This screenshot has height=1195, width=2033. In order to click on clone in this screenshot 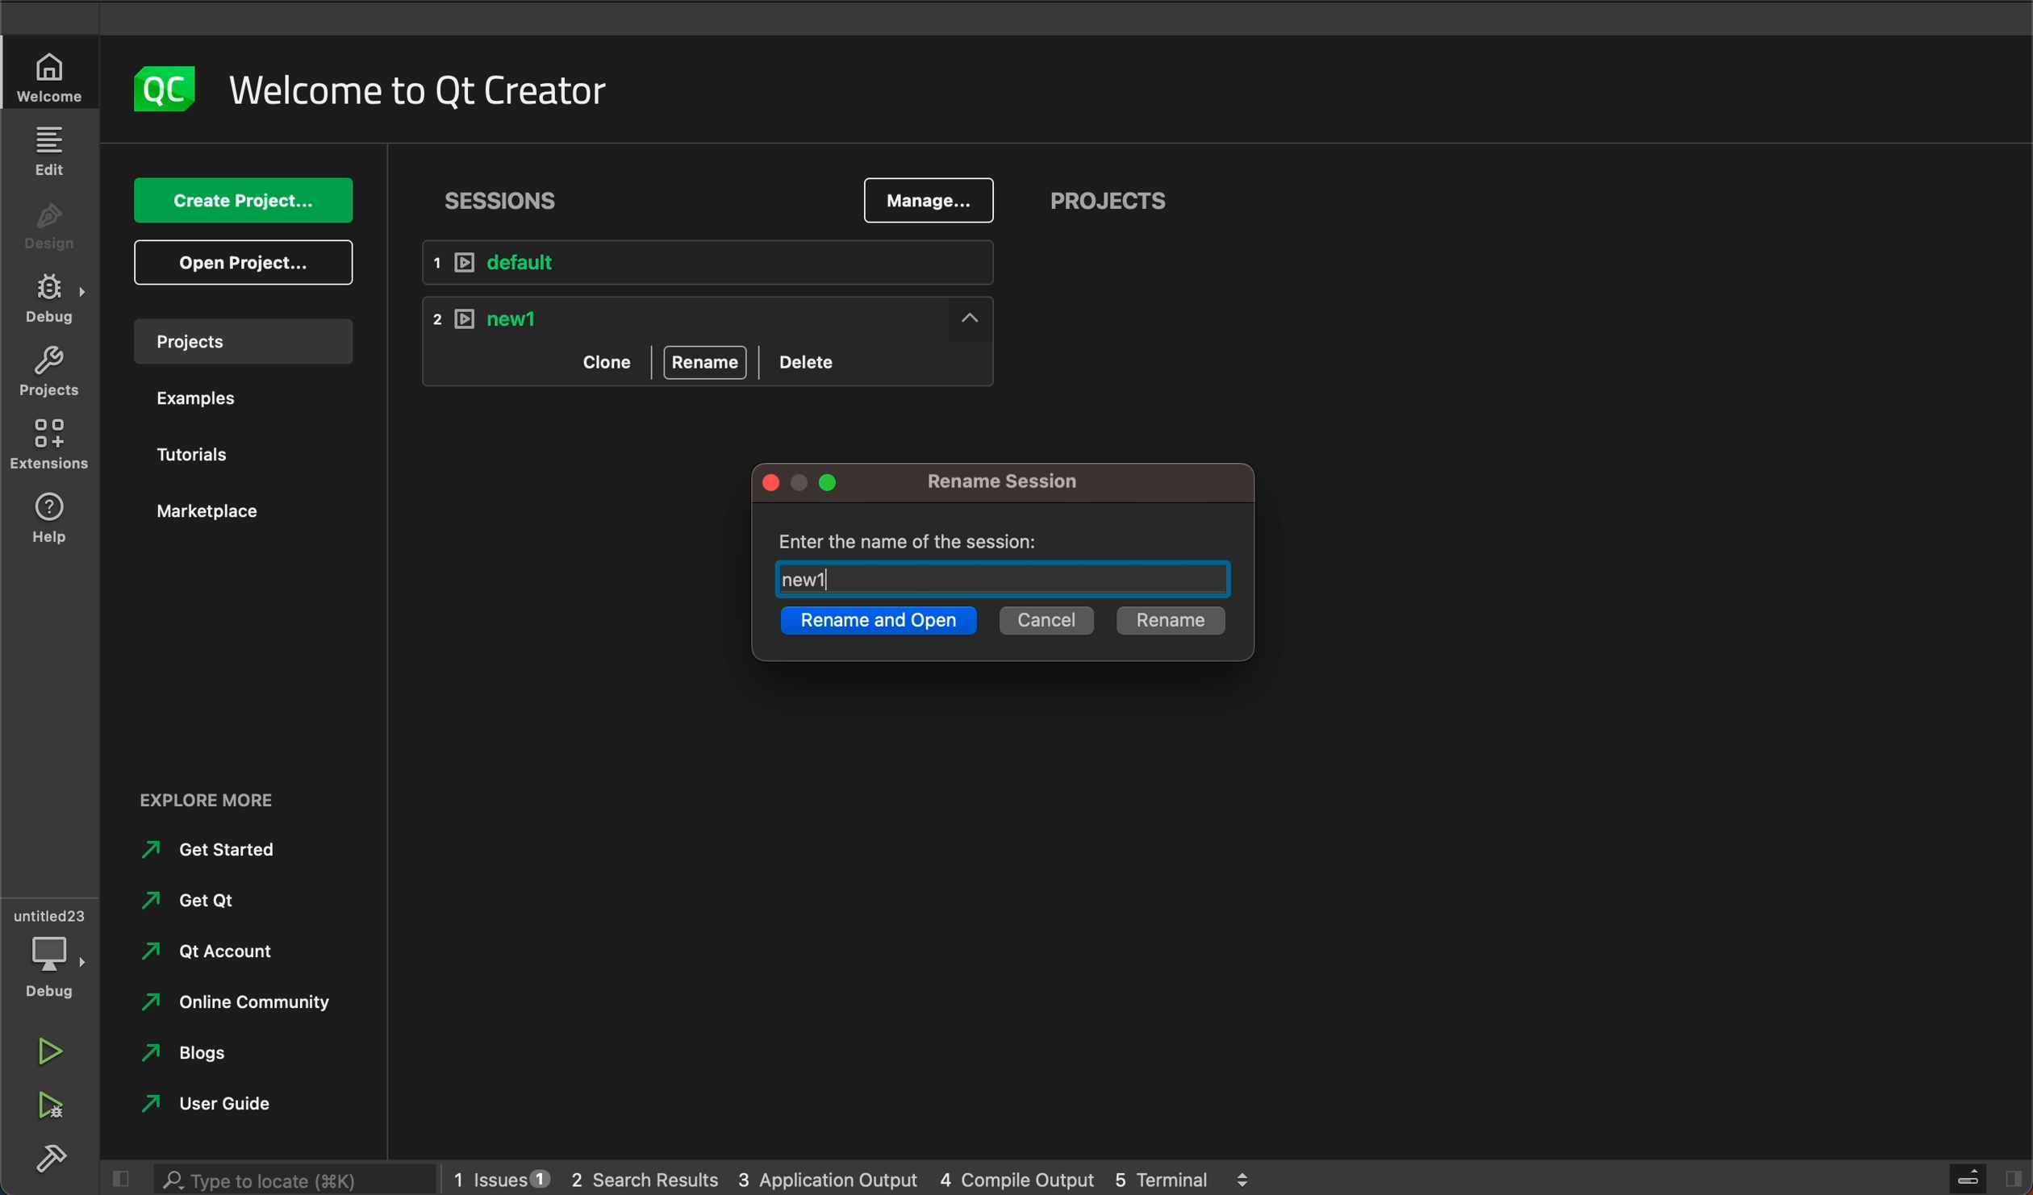, I will do `click(604, 360)`.